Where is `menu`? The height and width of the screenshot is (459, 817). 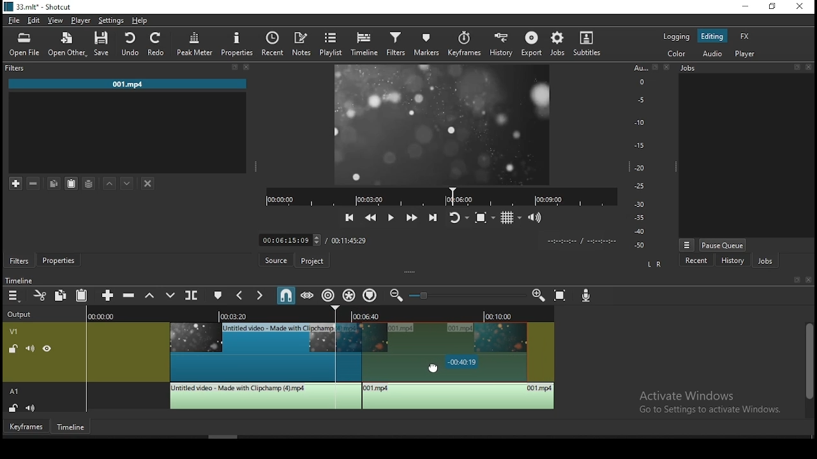
menu is located at coordinates (15, 296).